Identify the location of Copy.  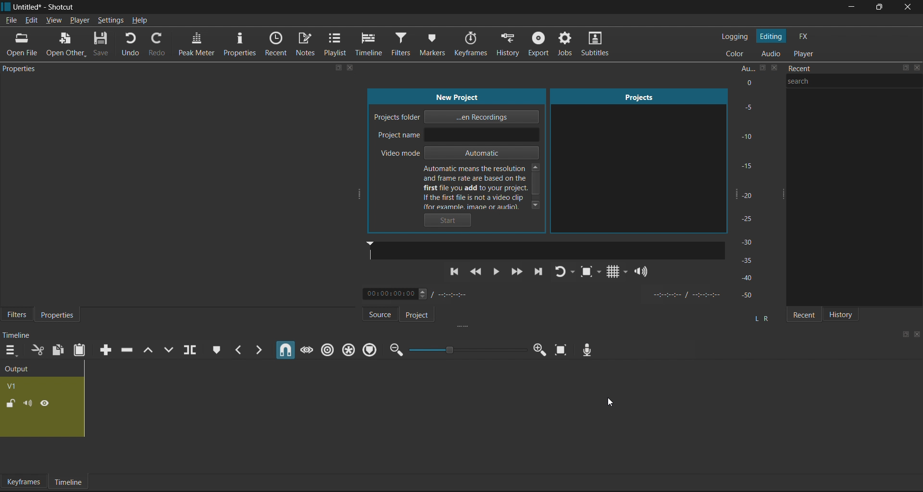
(58, 350).